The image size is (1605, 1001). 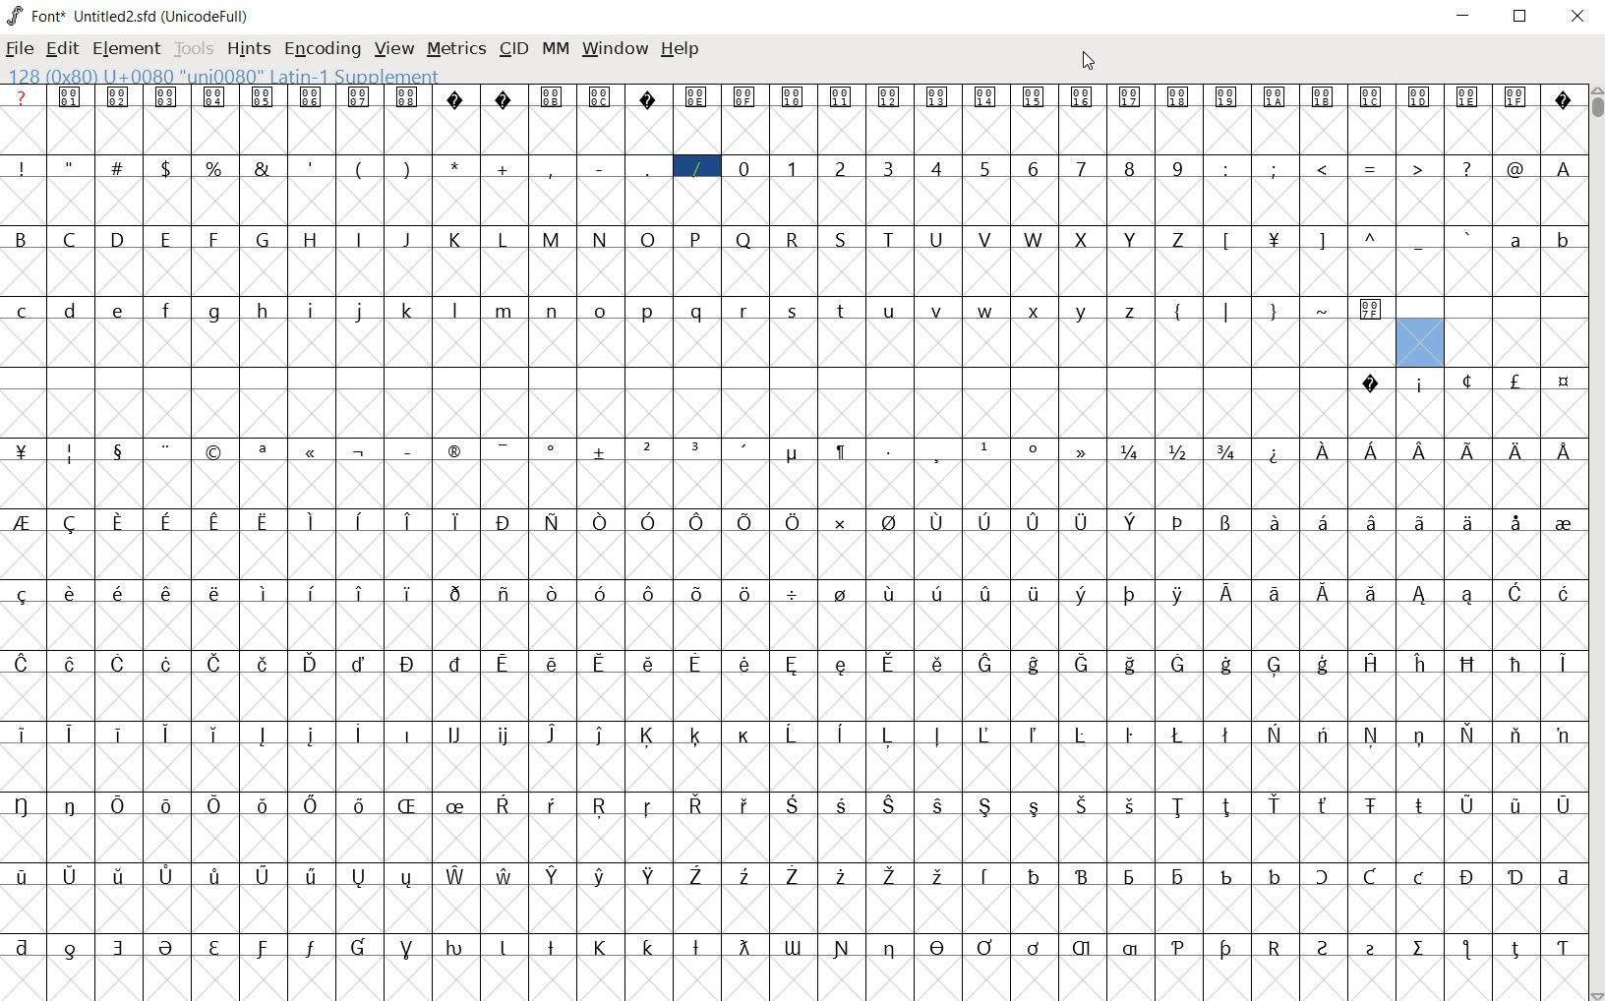 What do you see at coordinates (985, 806) in the screenshot?
I see `glyph` at bounding box center [985, 806].